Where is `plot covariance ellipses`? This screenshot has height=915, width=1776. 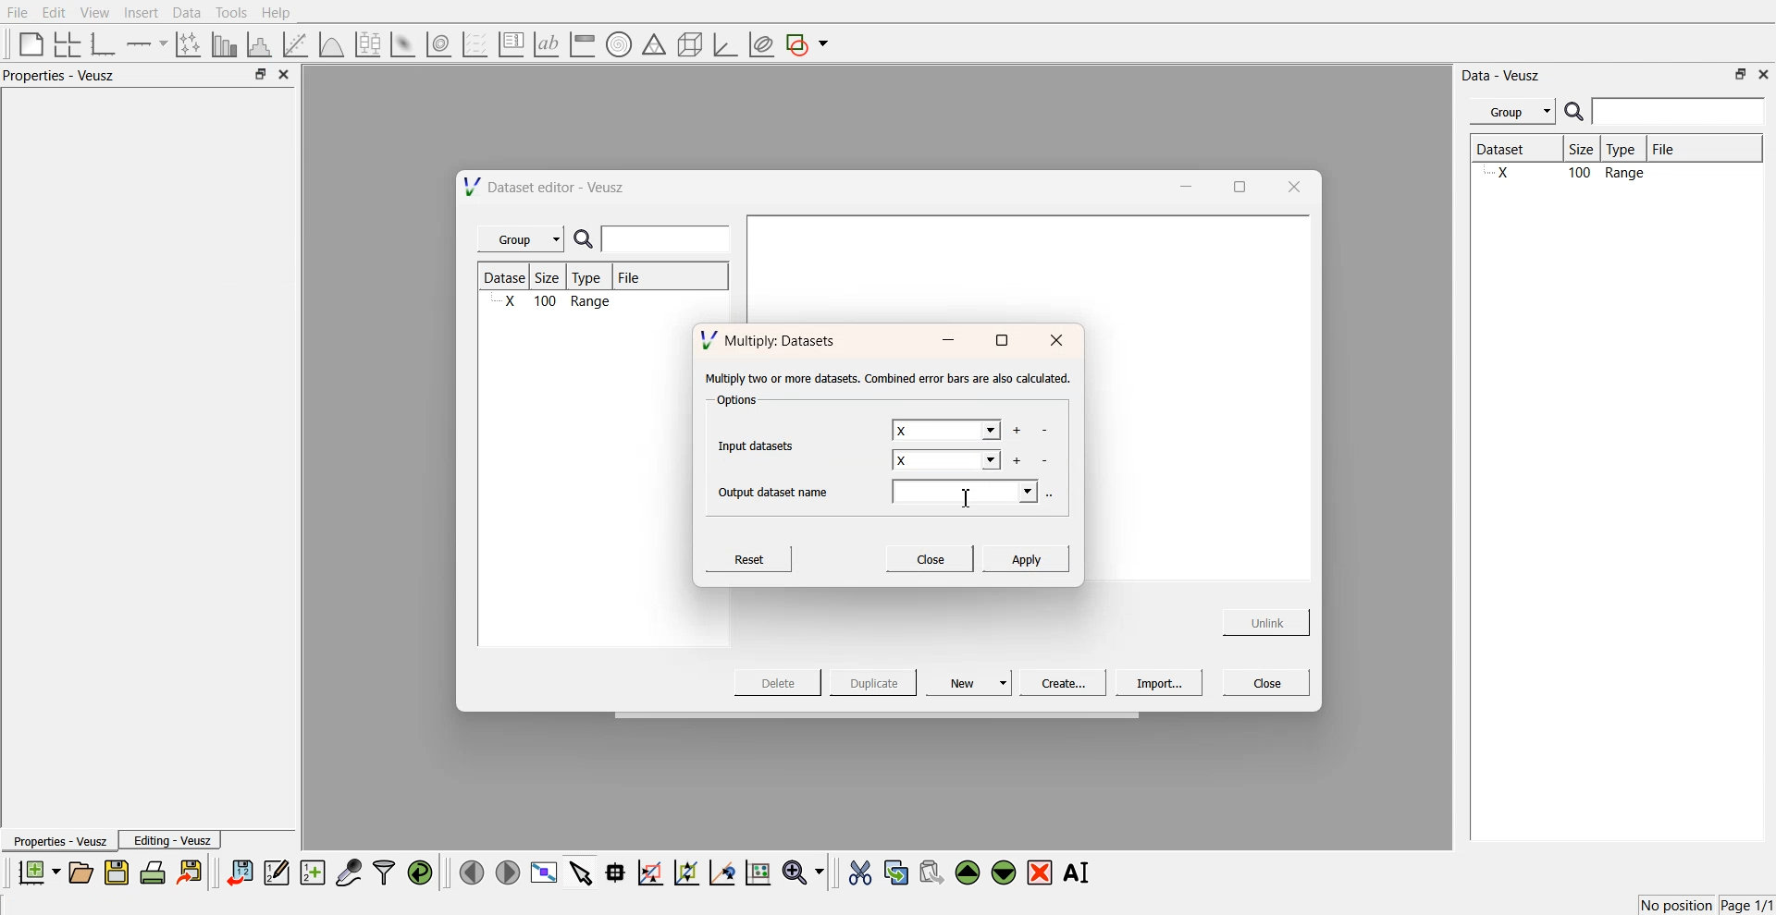
plot covariance ellipses is located at coordinates (760, 45).